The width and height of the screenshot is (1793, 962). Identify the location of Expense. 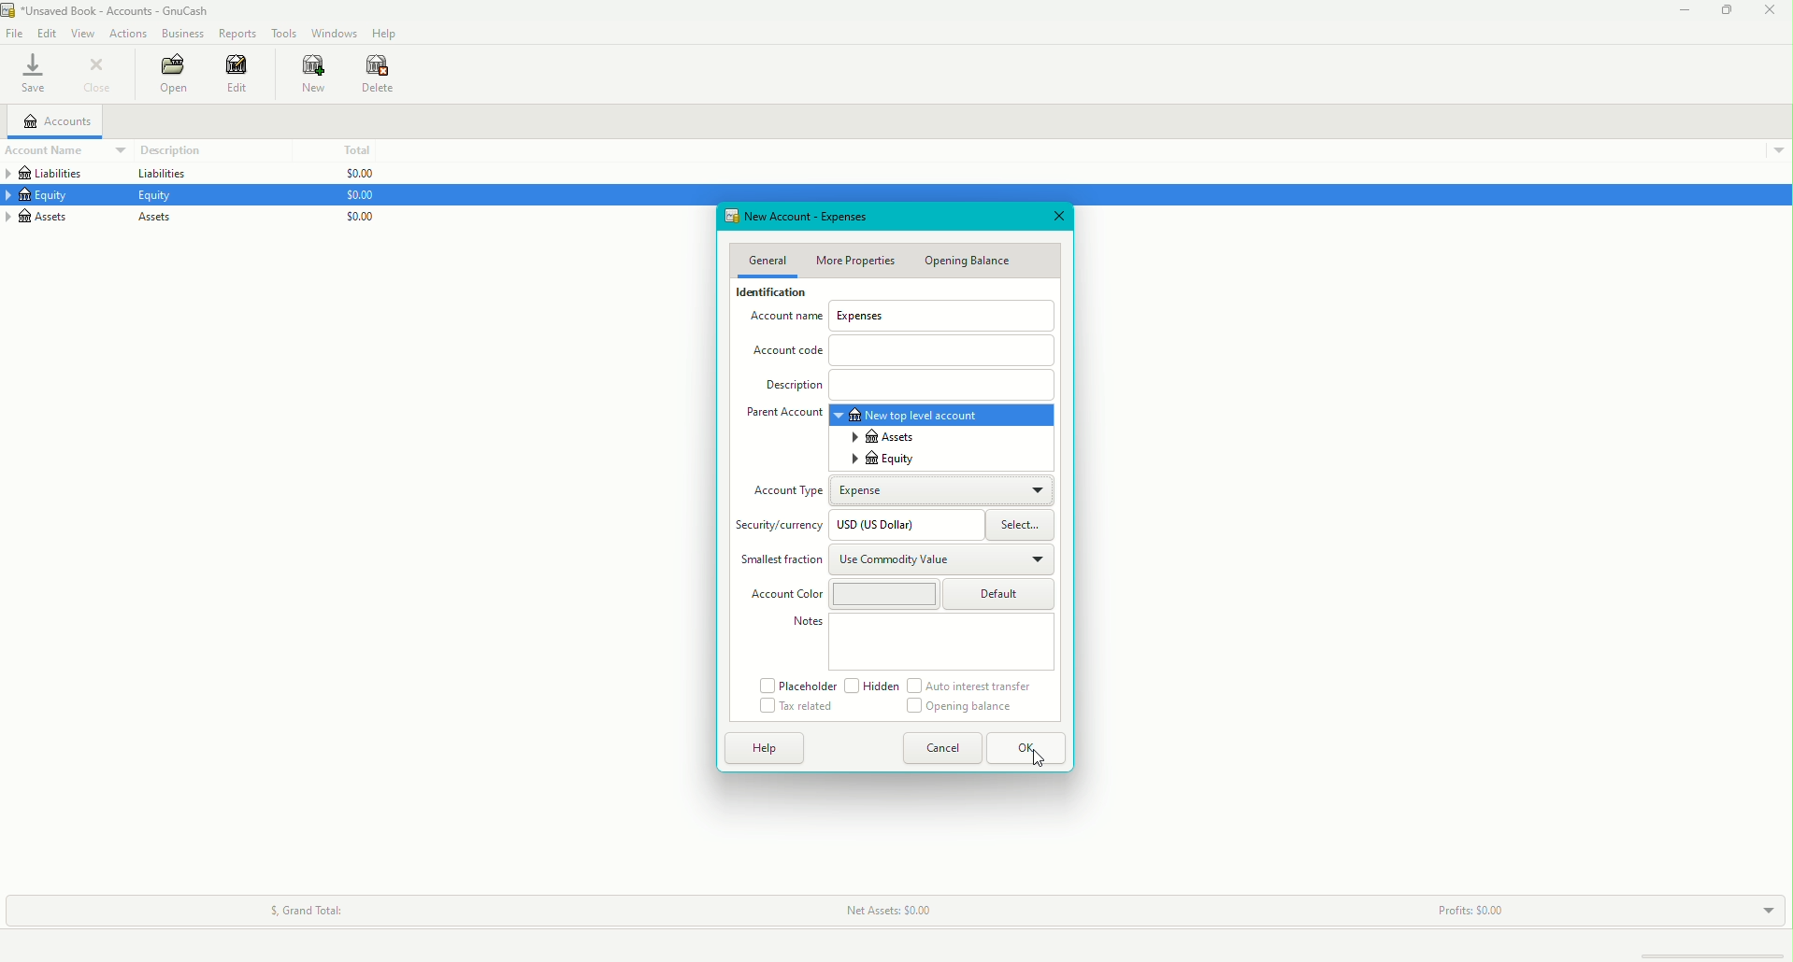
(907, 524).